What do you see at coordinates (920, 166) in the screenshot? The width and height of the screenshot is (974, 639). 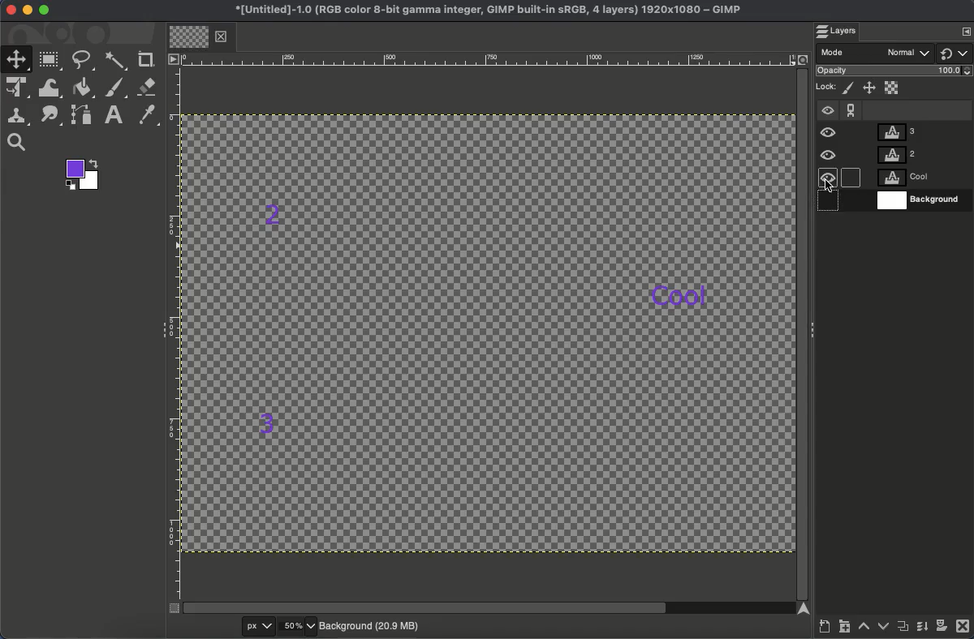 I see `Layers` at bounding box center [920, 166].